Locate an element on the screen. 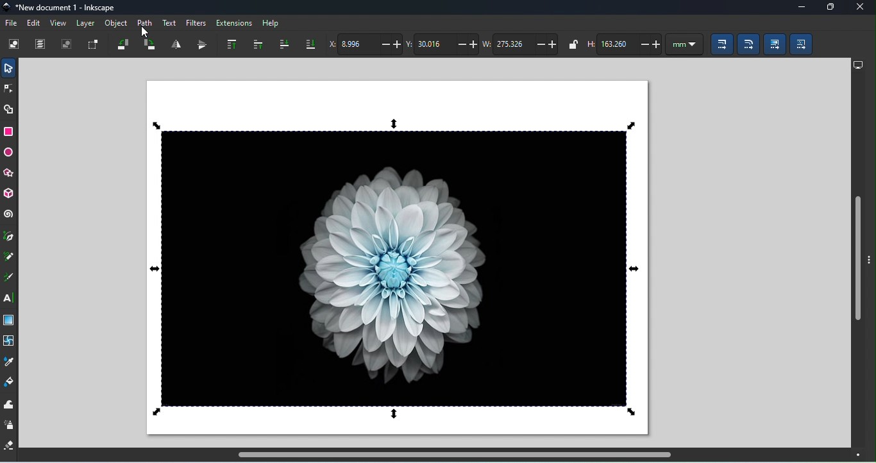  Display options is located at coordinates (858, 65).